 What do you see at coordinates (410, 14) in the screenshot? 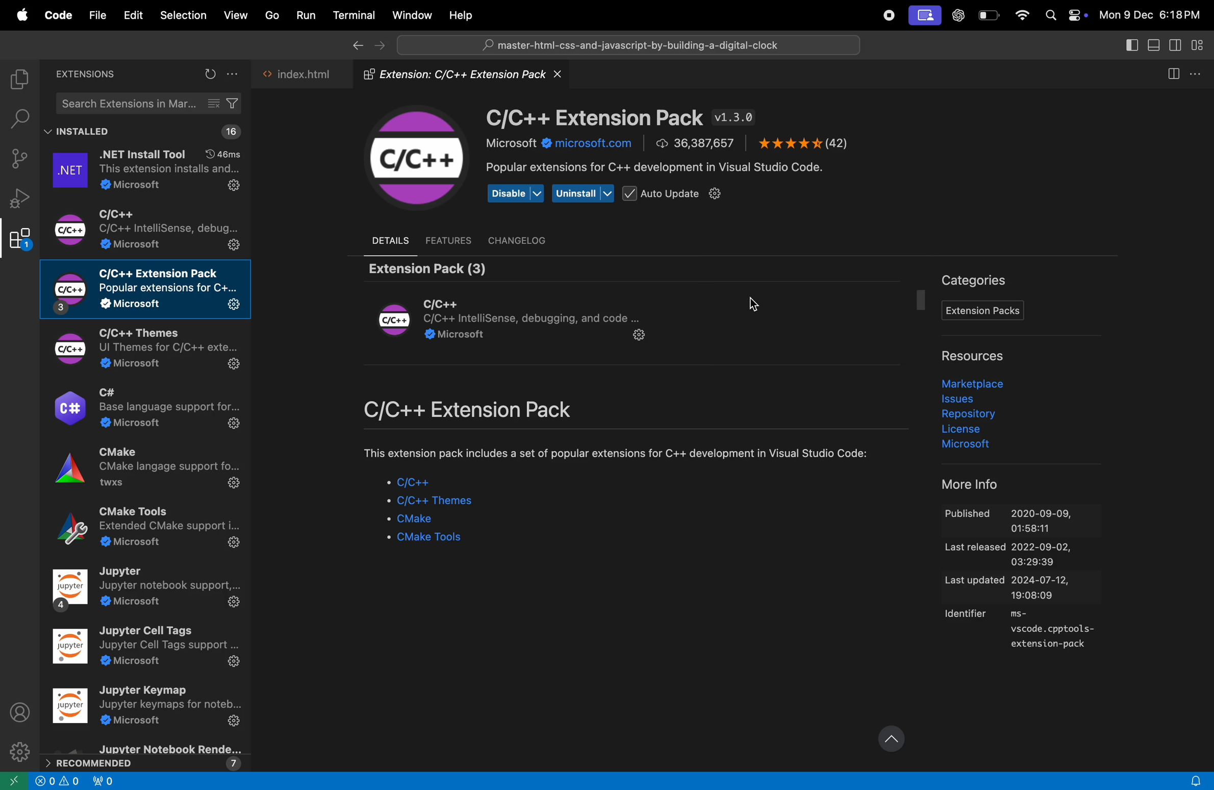
I see `Window` at bounding box center [410, 14].